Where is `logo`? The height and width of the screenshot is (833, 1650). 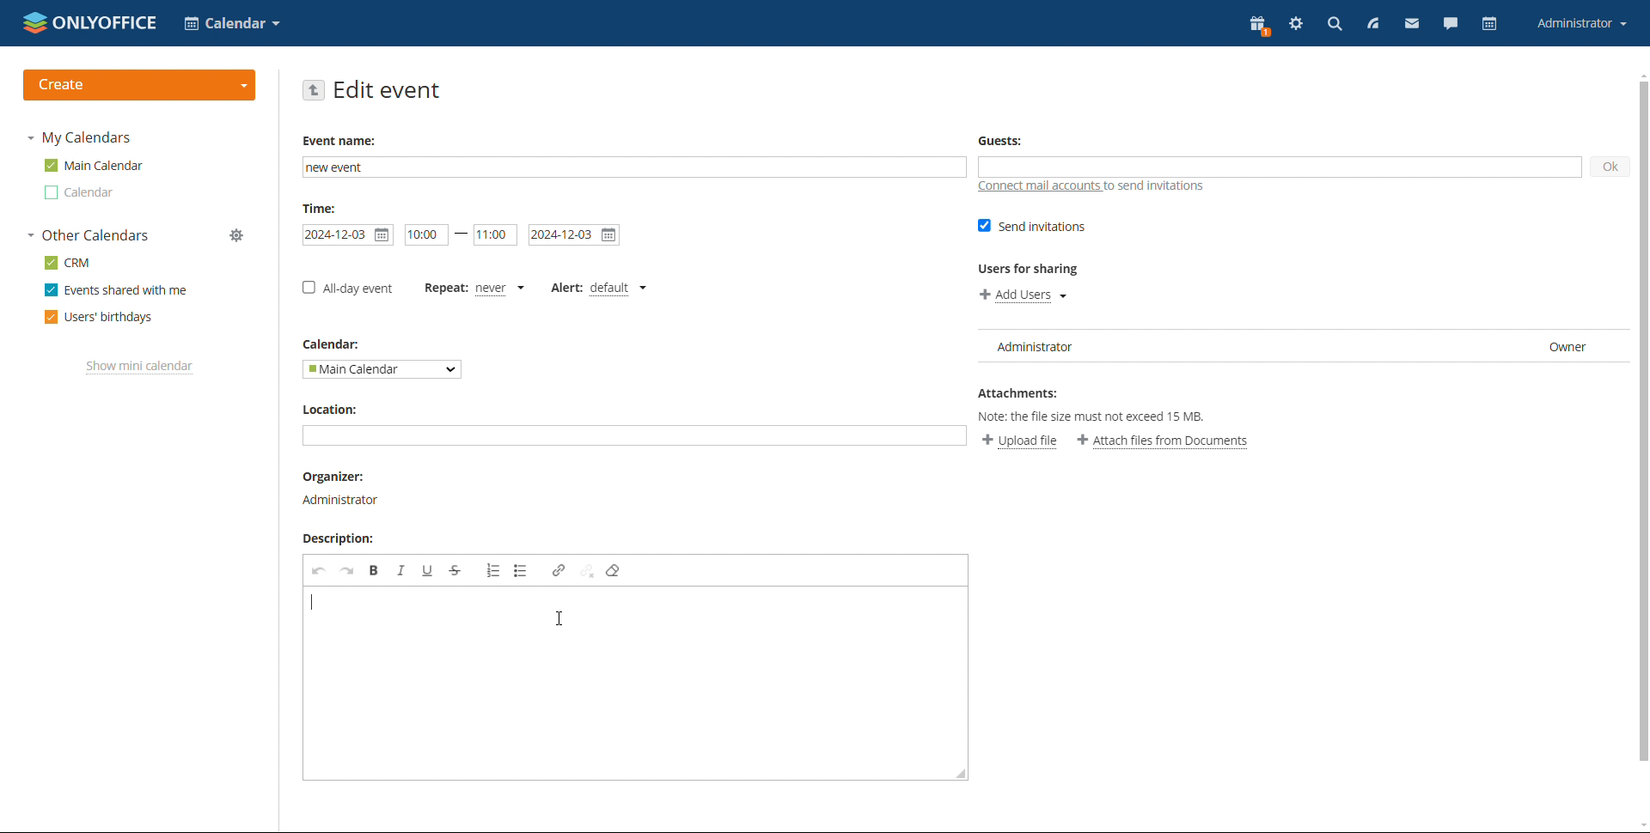
logo is located at coordinates (90, 21).